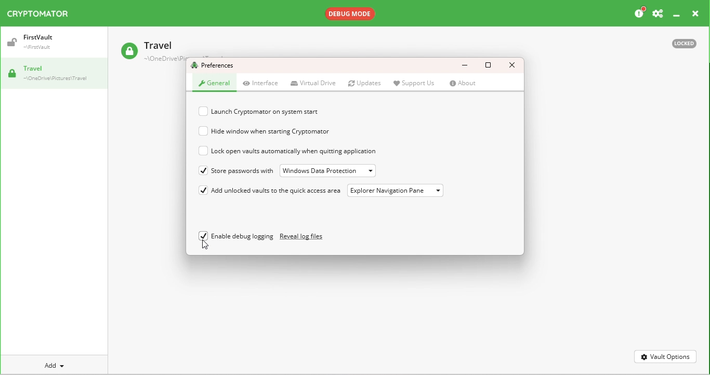 The height and width of the screenshot is (375, 710). I want to click on Preferences, so click(215, 66).